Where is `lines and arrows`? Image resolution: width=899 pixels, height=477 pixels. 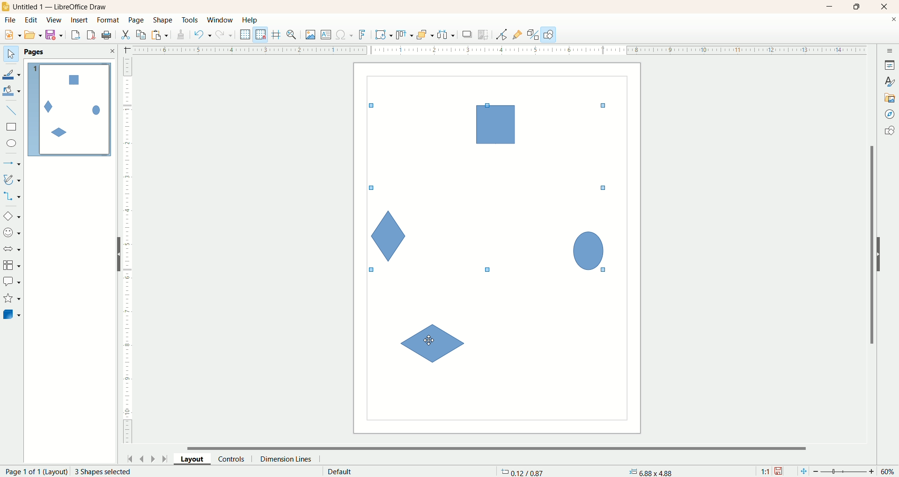 lines and arrows is located at coordinates (13, 164).